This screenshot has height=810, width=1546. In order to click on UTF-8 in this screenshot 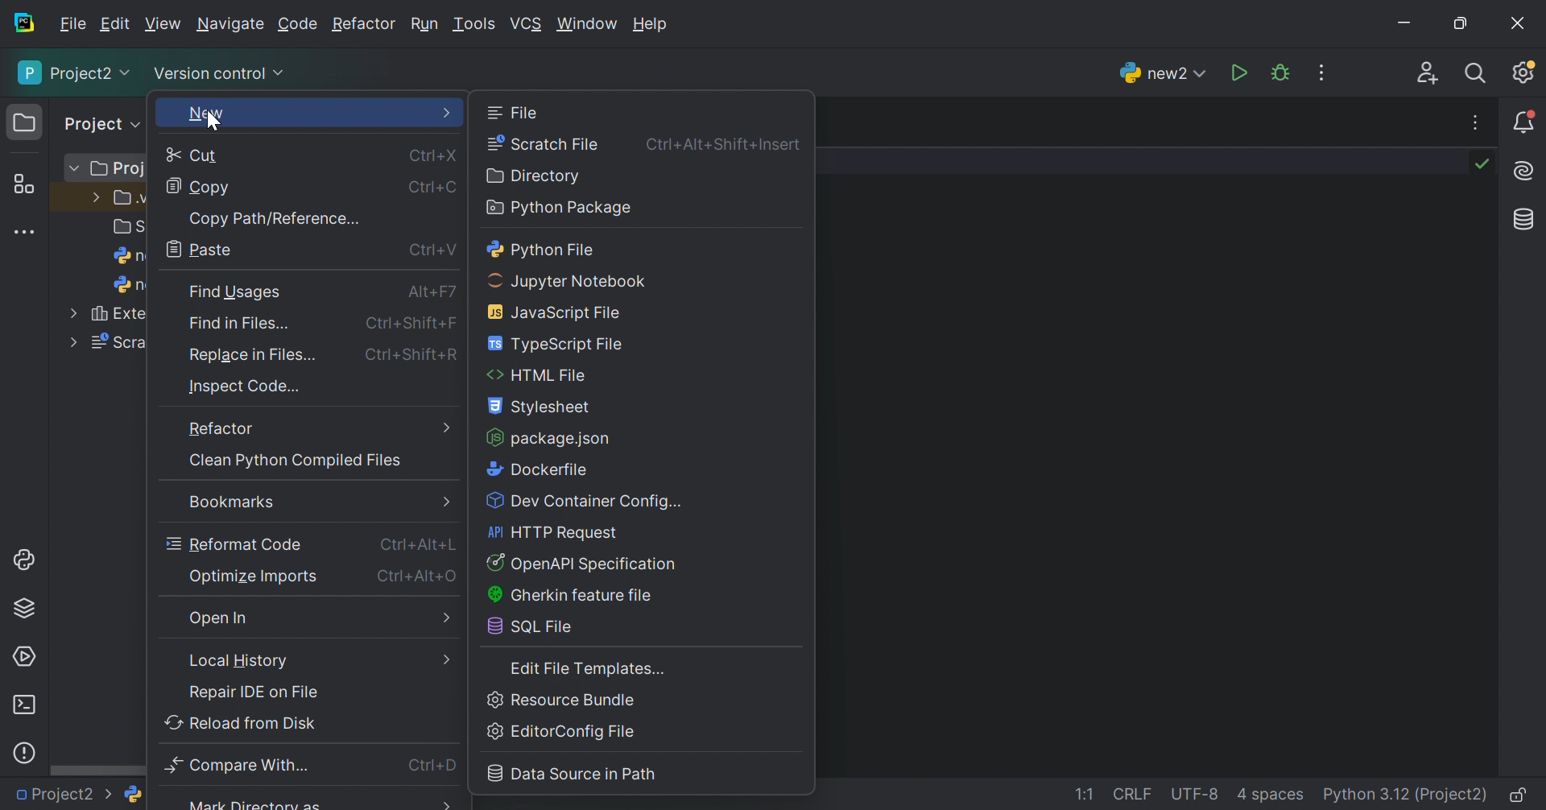, I will do `click(1197, 794)`.